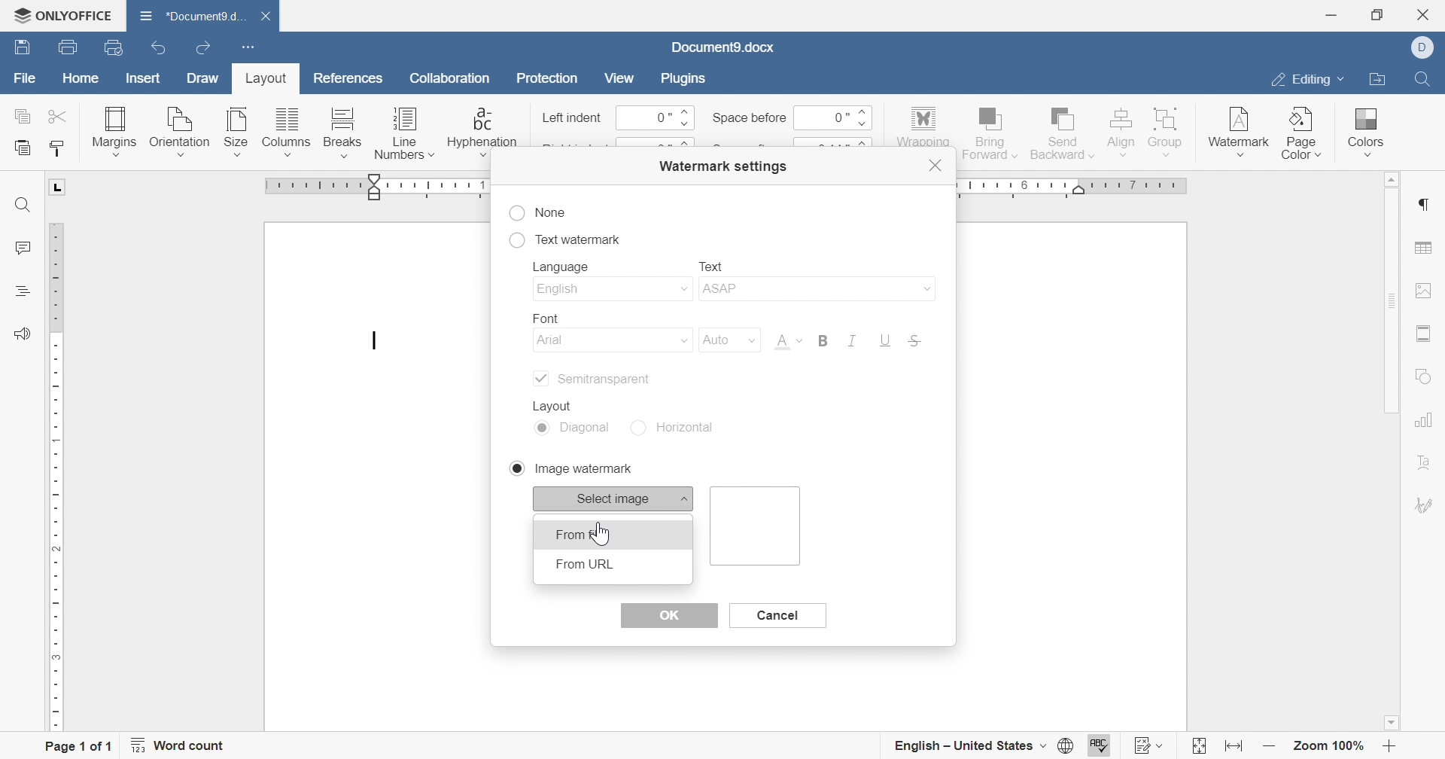 This screenshot has width=1445, height=759. Describe the element at coordinates (378, 343) in the screenshot. I see `cursor` at that location.